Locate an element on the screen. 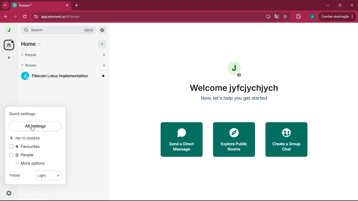 The width and height of the screenshot is (358, 201). Welcome jyfcjychjych is located at coordinates (234, 88).